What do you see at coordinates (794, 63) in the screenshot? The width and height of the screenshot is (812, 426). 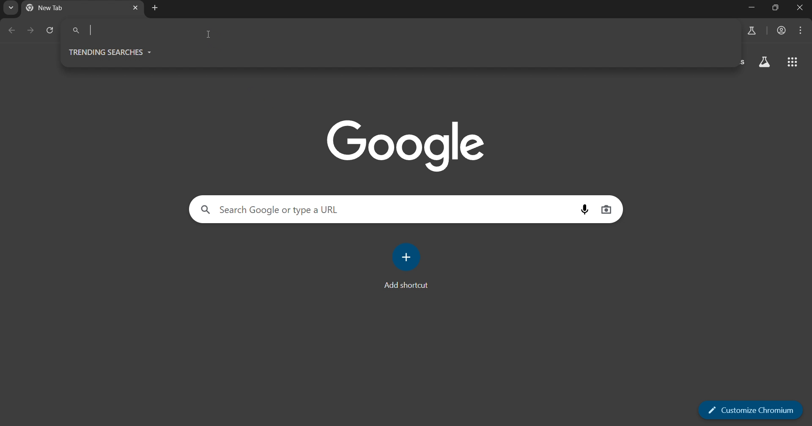 I see `google apps` at bounding box center [794, 63].